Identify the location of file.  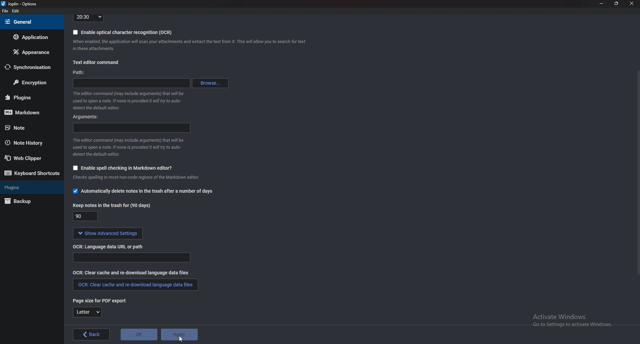
(6, 11).